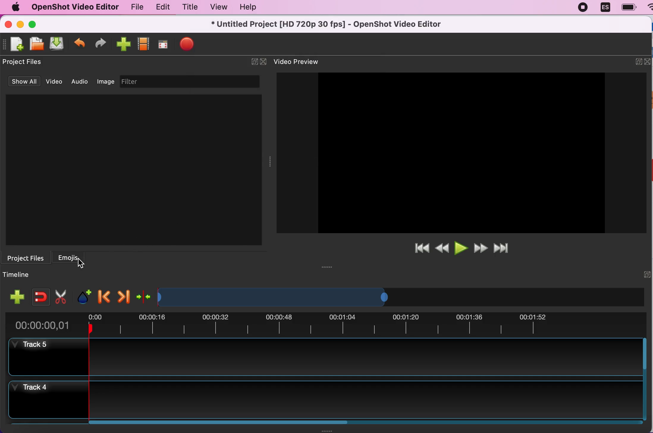  What do you see at coordinates (460, 153) in the screenshot?
I see `Image preview space` at bounding box center [460, 153].